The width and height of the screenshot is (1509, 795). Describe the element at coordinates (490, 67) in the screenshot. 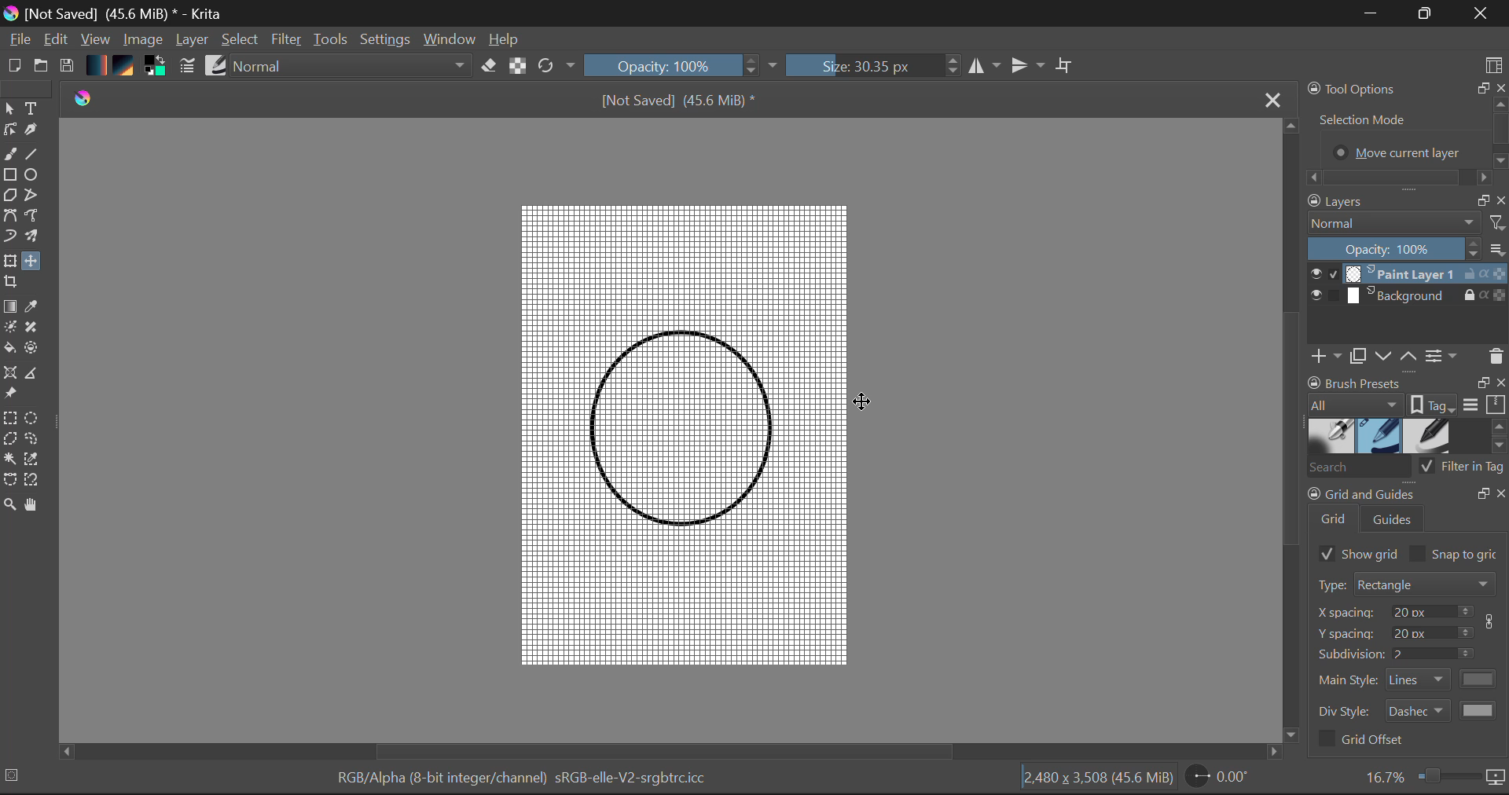

I see `Eraser` at that location.